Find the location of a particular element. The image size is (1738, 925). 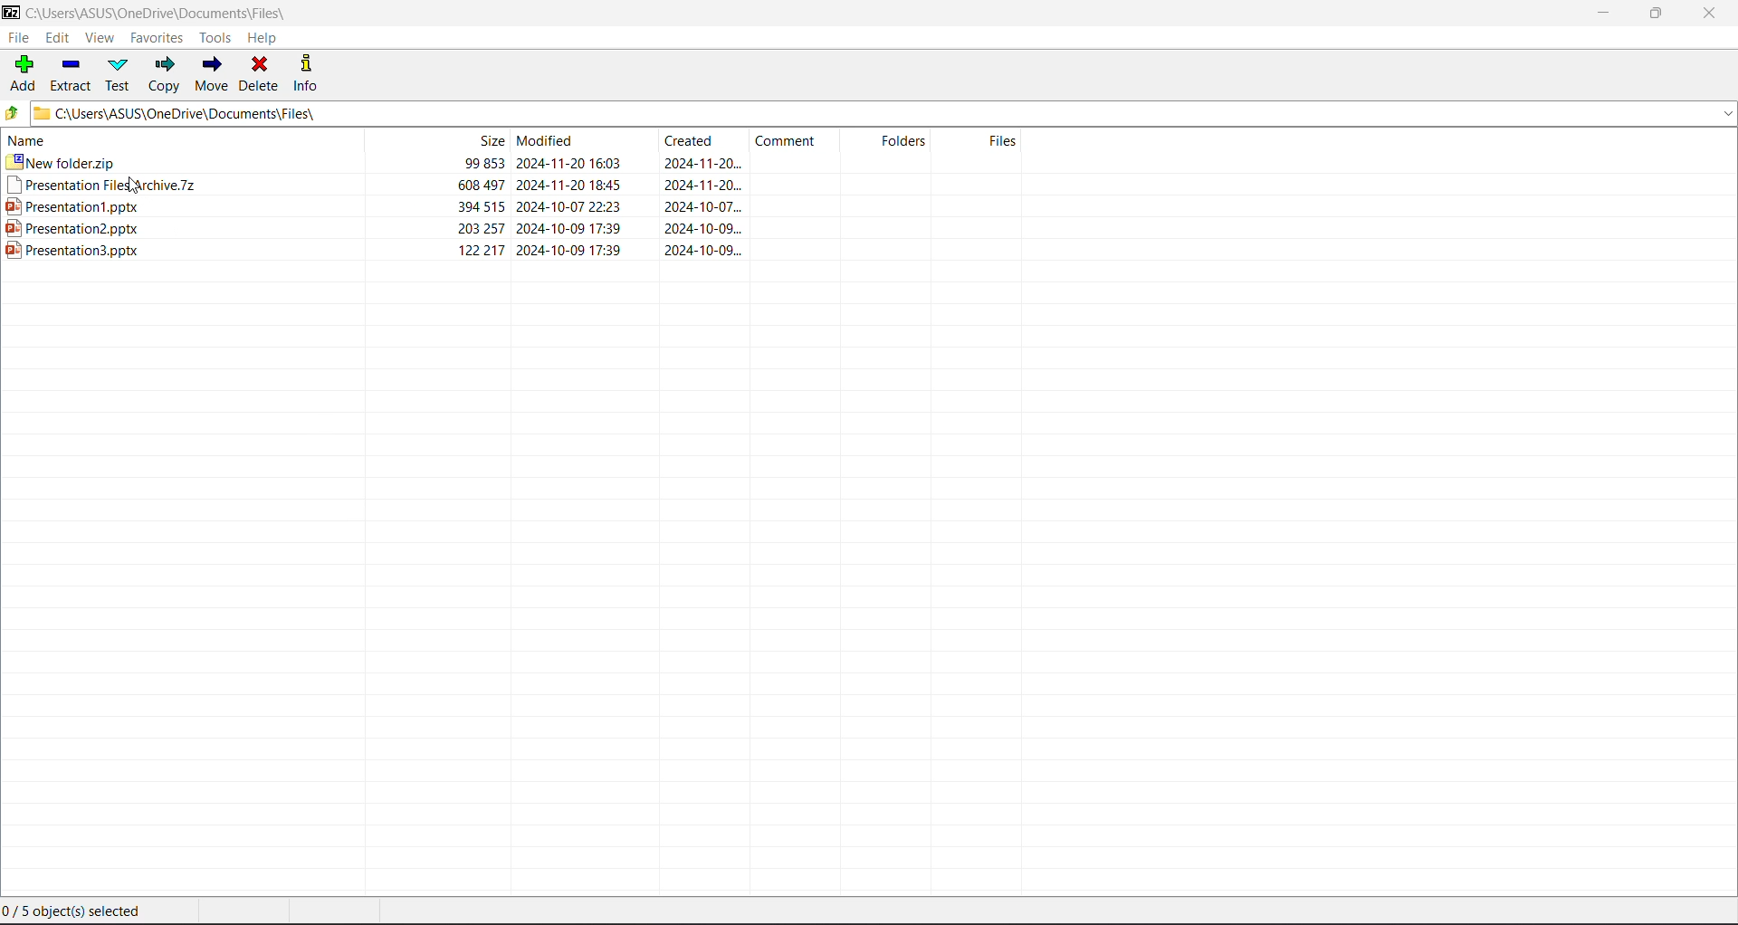

Name is located at coordinates (183, 140).